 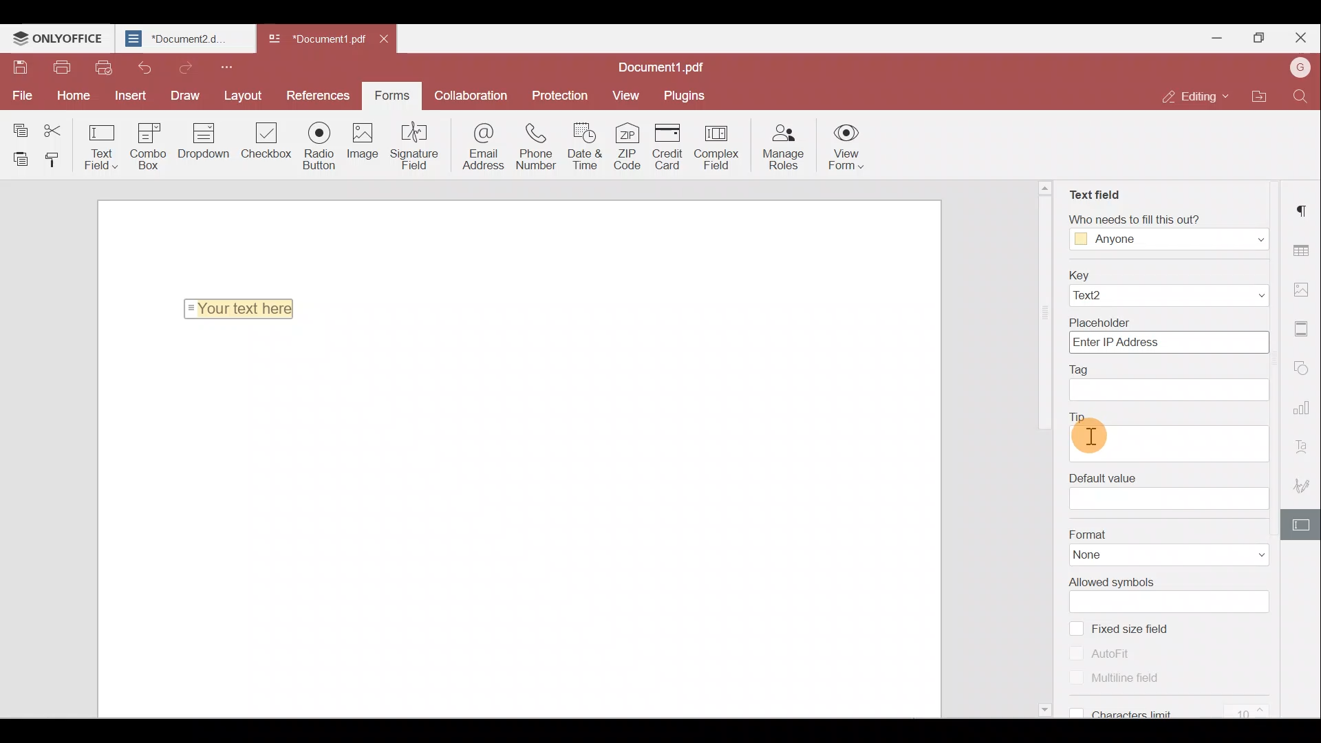 I want to click on Document1. pdf, so click(x=314, y=39).